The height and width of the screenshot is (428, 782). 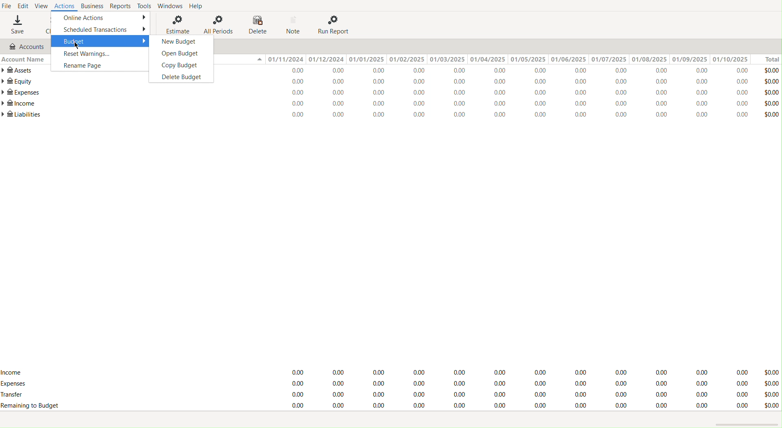 I want to click on Collapse or expand, so click(x=259, y=60).